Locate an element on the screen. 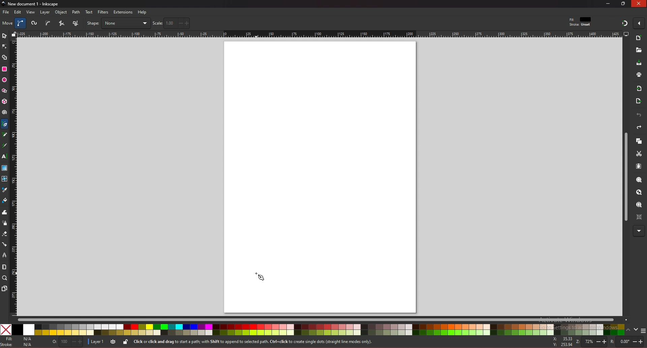  selector is located at coordinates (4, 36).